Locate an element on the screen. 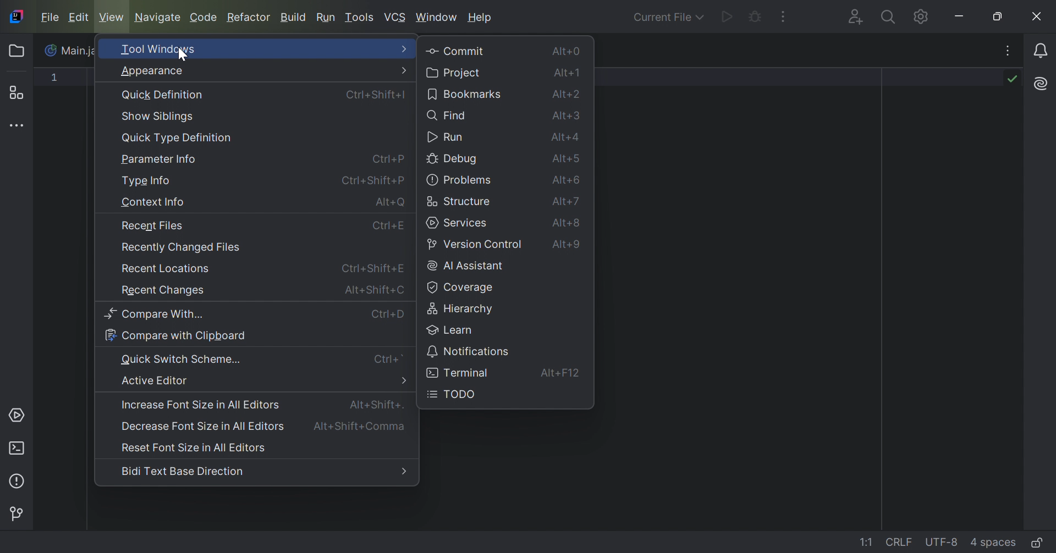 The height and width of the screenshot is (553, 1056). Debug is located at coordinates (454, 160).